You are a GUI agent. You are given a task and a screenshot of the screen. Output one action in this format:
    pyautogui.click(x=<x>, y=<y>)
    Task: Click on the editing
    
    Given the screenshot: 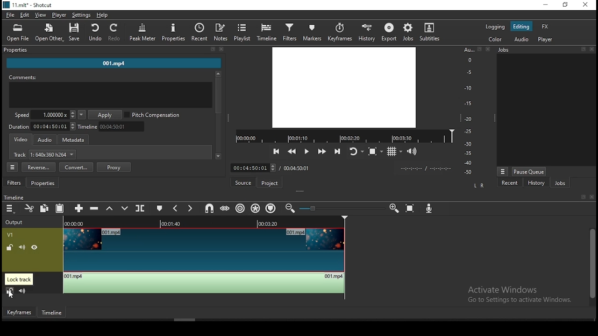 What is the action you would take?
    pyautogui.click(x=521, y=26)
    